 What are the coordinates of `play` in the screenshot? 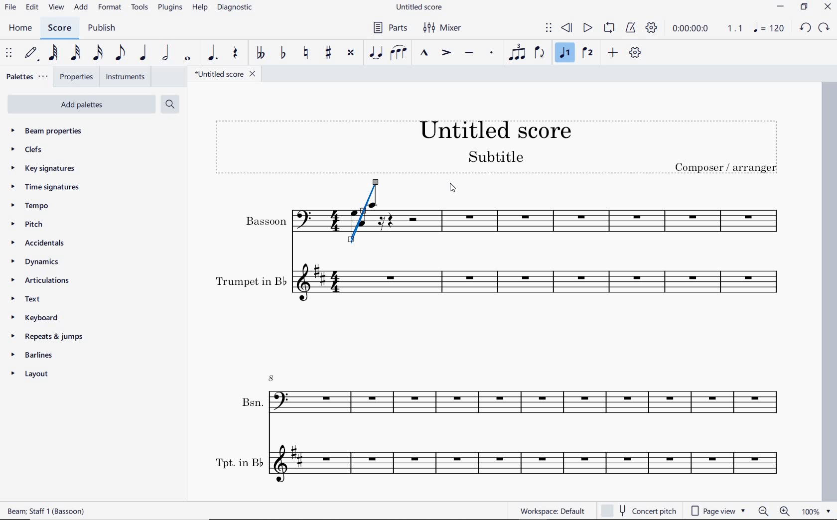 It's located at (587, 28).